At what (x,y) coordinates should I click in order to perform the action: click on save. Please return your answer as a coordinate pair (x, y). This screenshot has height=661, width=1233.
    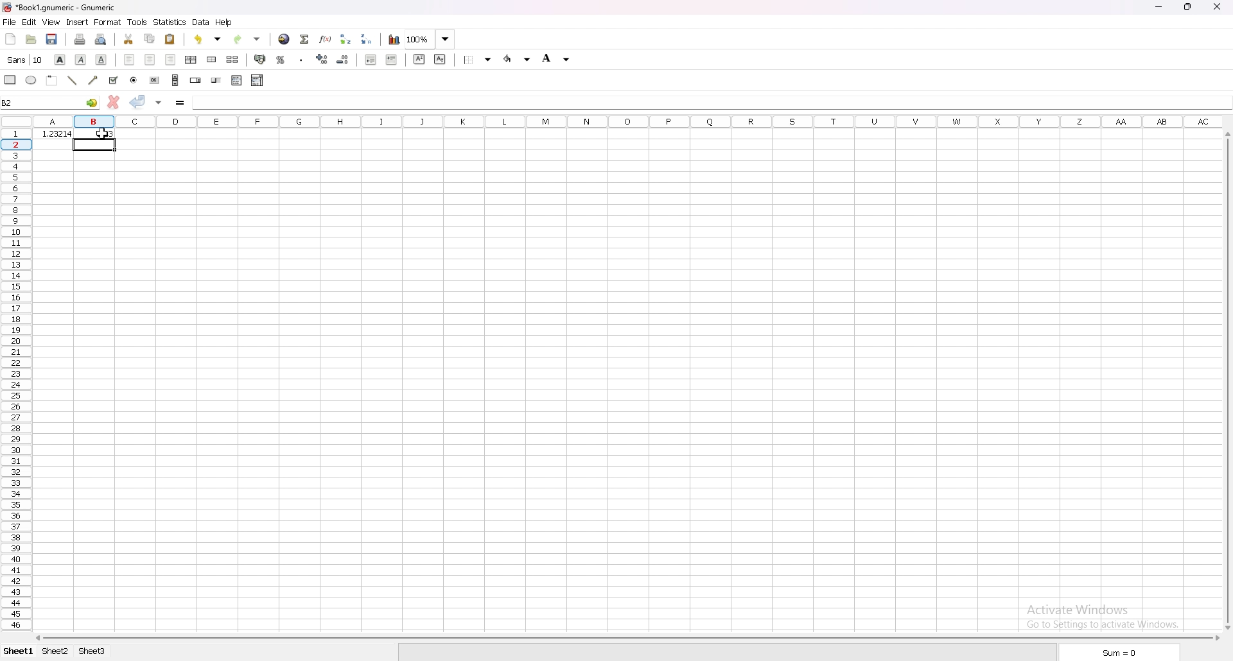
    Looking at the image, I should click on (51, 39).